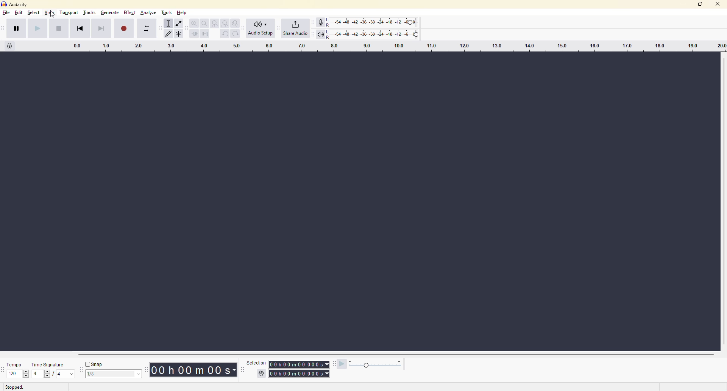  Describe the element at coordinates (17, 5) in the screenshot. I see `audacity` at that location.